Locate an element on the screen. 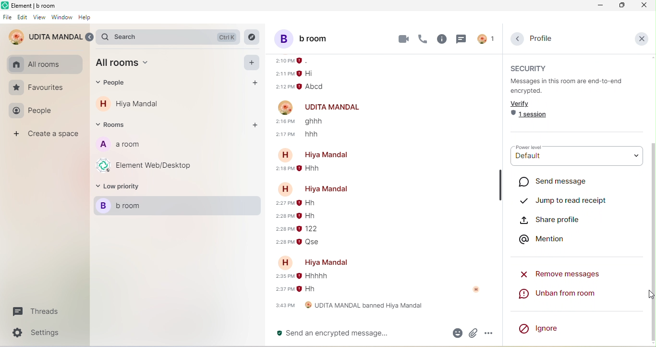 The image size is (656, 347). help is located at coordinates (84, 18).